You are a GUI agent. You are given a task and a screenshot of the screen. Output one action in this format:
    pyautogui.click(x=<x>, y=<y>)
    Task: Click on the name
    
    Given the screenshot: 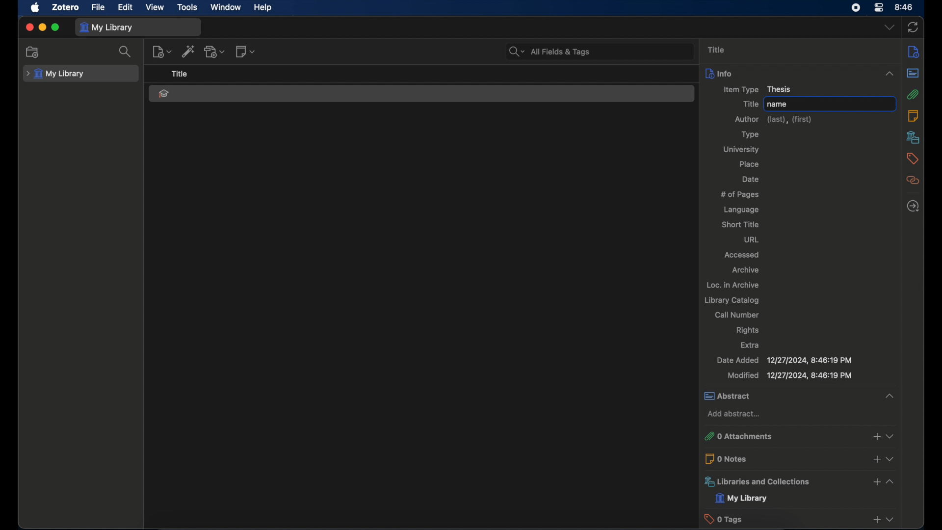 What is the action you would take?
    pyautogui.click(x=778, y=104)
    